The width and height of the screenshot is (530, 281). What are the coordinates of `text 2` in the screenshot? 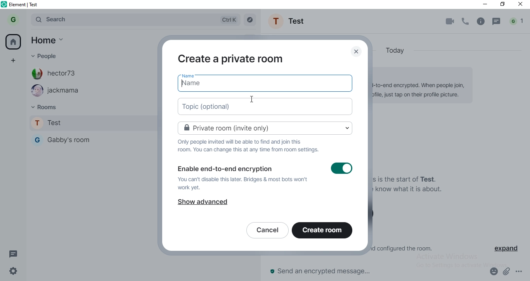 It's located at (248, 180).